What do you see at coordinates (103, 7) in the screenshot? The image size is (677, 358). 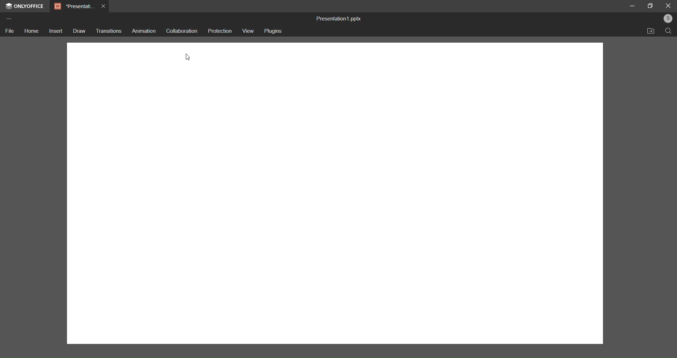 I see `close tab` at bounding box center [103, 7].